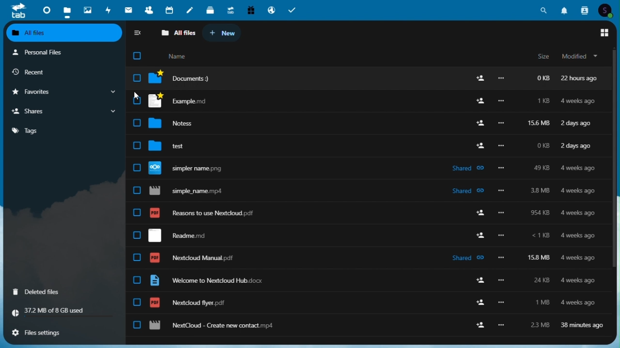 Image resolution: width=620 pixels, height=348 pixels. I want to click on Recent, so click(49, 72).